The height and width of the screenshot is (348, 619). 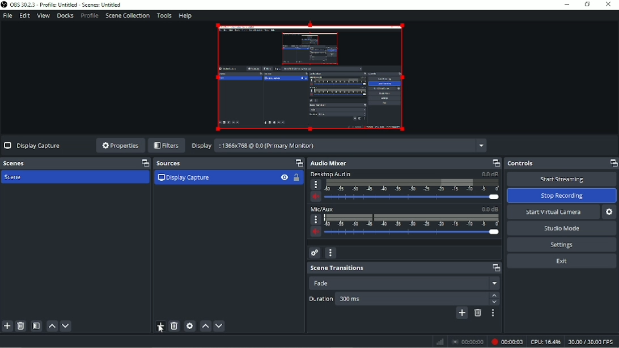 I want to click on Scenes, so click(x=75, y=163).